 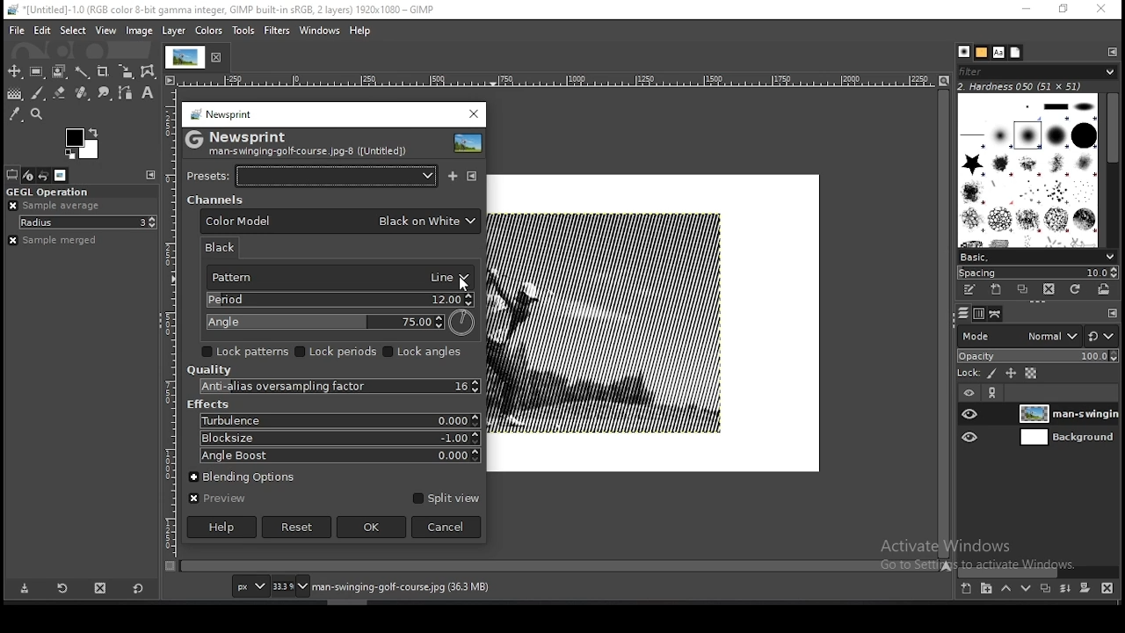 I want to click on turbulence, so click(x=339, y=421).